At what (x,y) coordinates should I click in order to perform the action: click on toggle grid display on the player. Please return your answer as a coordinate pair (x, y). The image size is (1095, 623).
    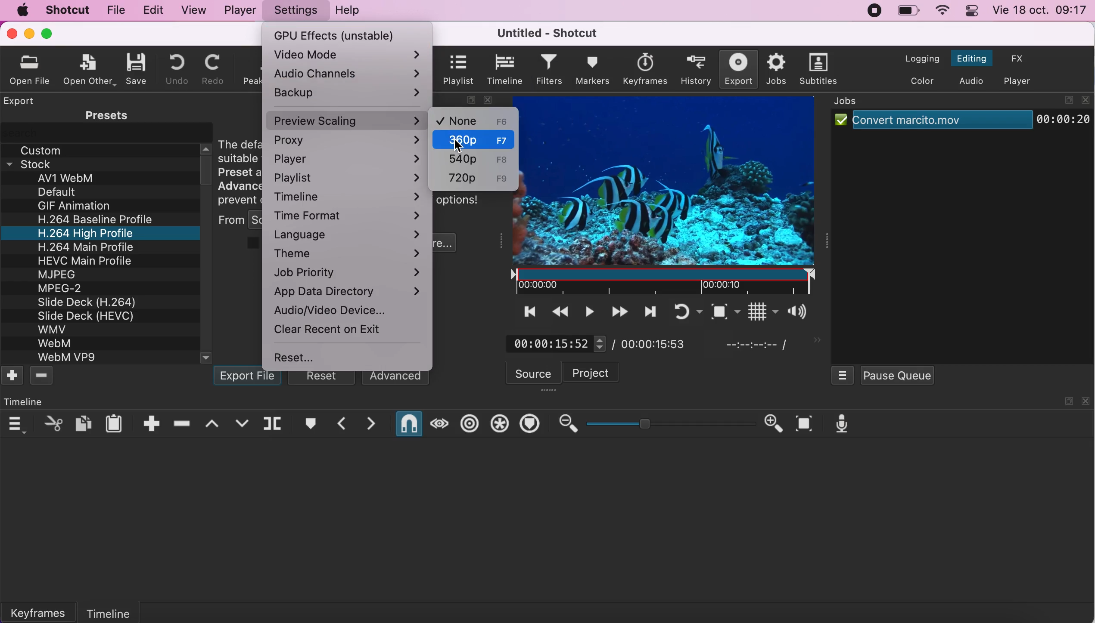
    Looking at the image, I should click on (750, 312).